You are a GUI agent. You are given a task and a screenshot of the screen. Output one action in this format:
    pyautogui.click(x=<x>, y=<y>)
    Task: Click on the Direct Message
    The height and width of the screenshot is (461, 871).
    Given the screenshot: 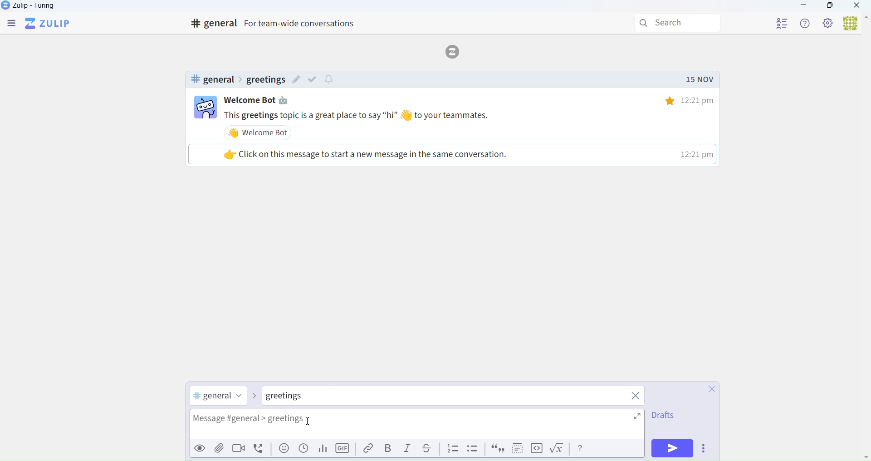 What is the action you would take?
    pyautogui.click(x=295, y=397)
    